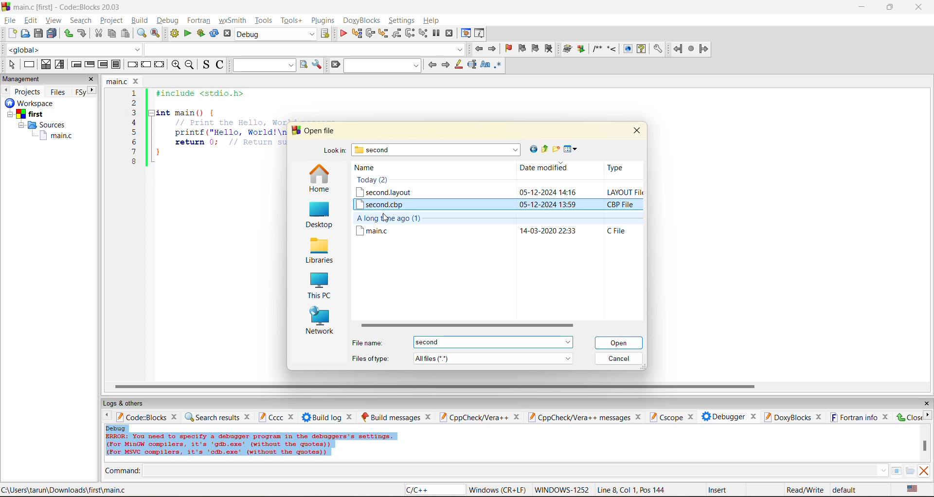 The image size is (934, 497). Describe the element at coordinates (493, 342) in the screenshot. I see `menu` at that location.